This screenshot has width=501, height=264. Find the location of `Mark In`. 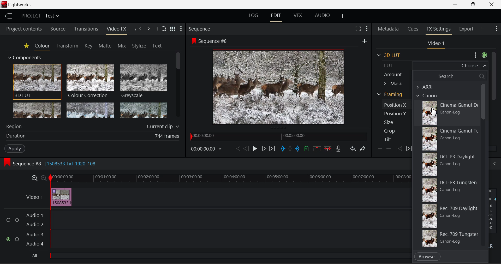

Mark In is located at coordinates (283, 149).